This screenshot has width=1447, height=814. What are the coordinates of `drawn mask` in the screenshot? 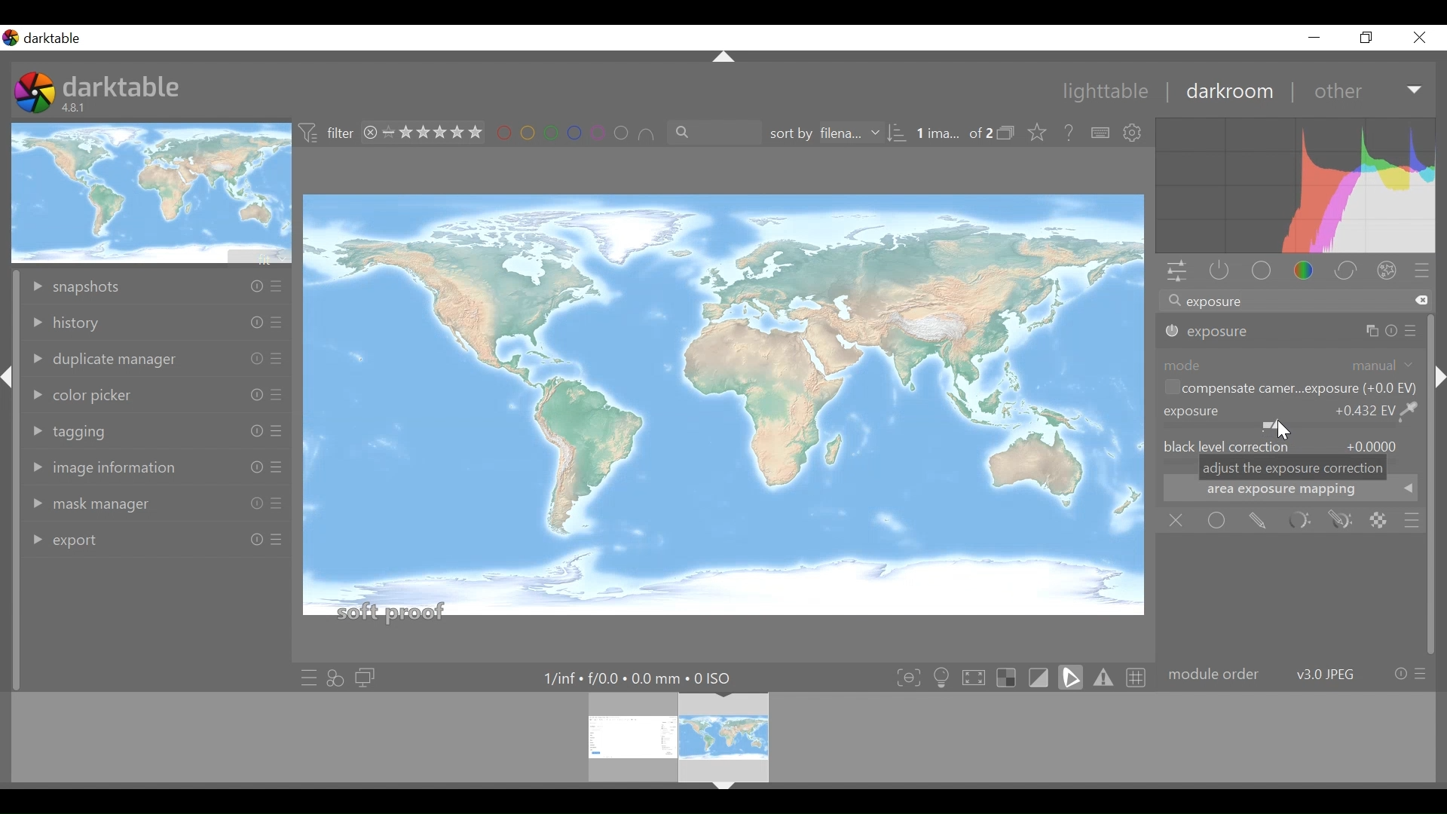 It's located at (1256, 521).